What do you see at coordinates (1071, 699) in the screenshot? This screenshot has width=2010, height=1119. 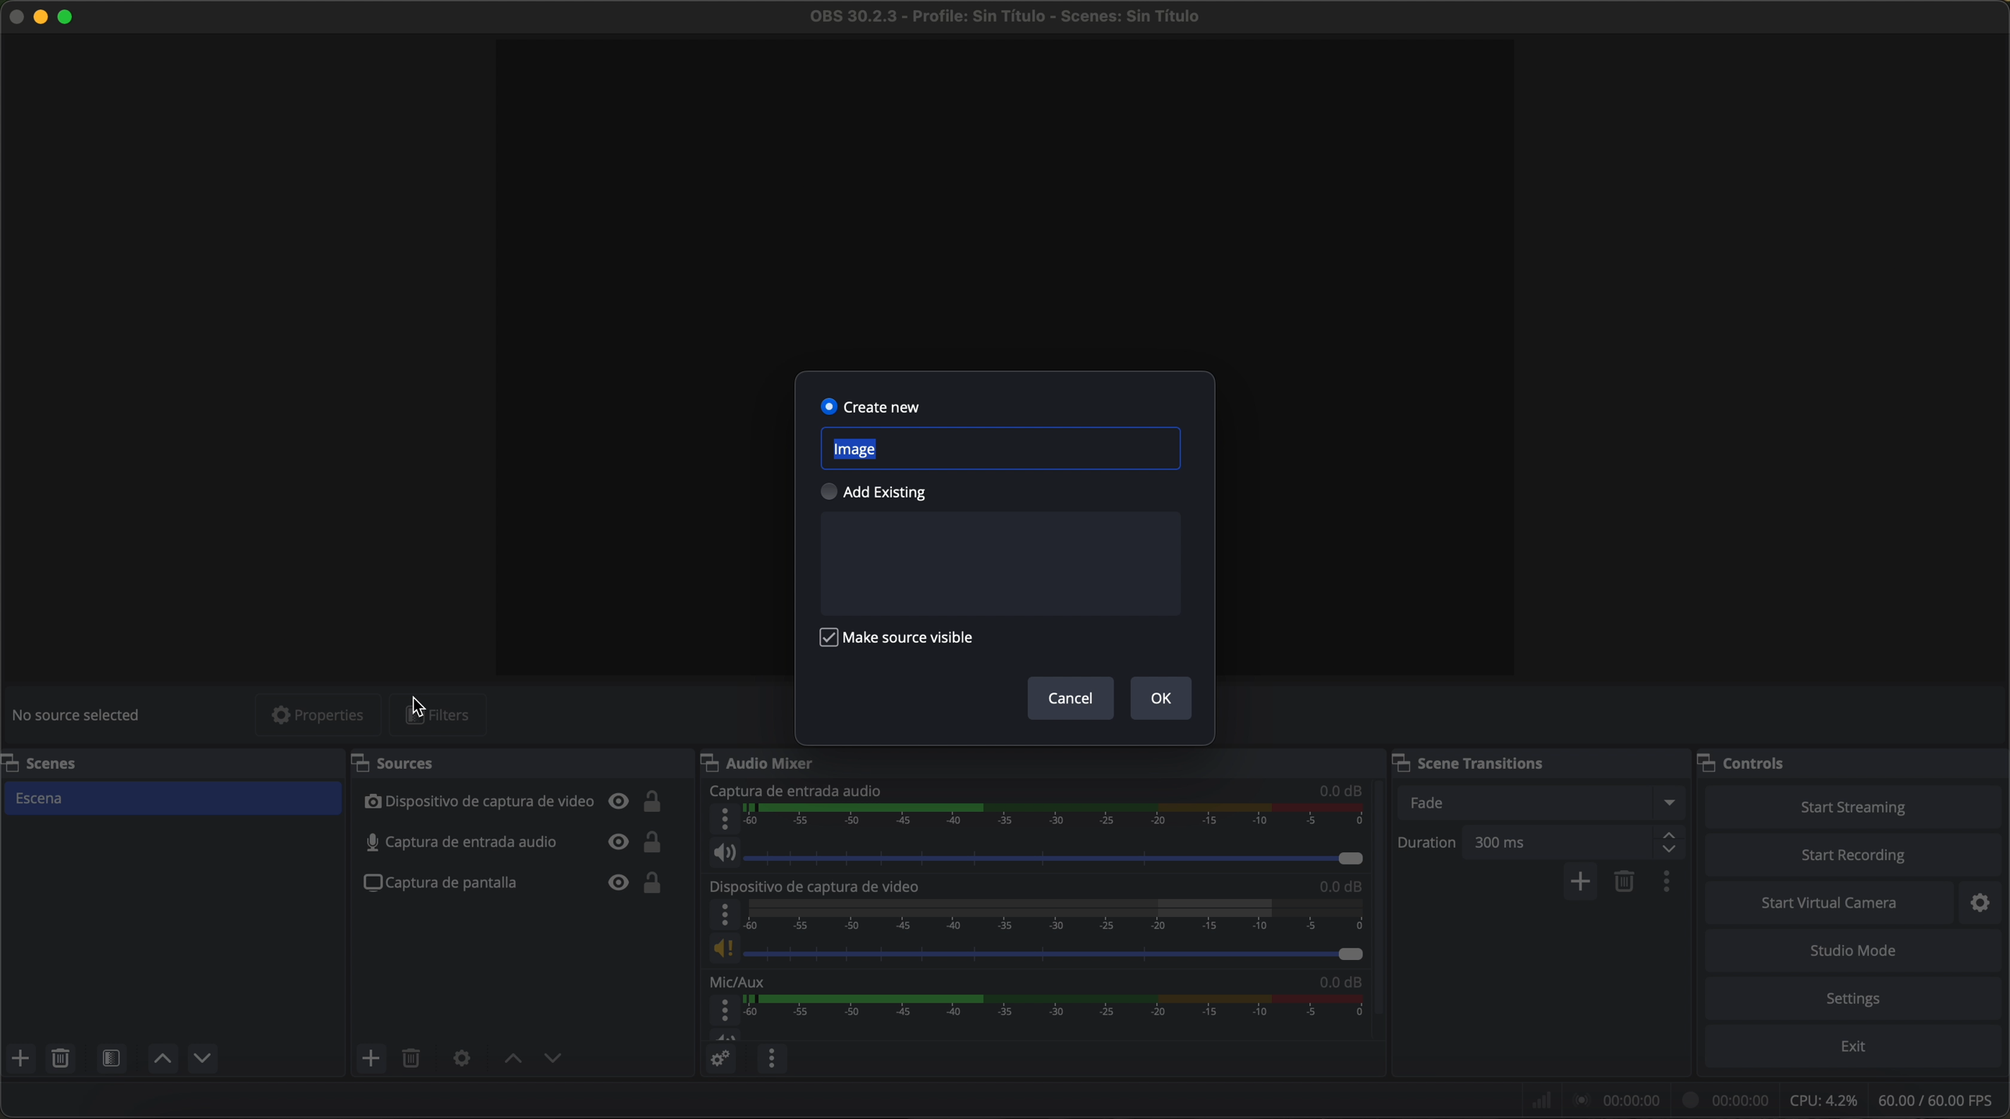 I see `cancel button` at bounding box center [1071, 699].